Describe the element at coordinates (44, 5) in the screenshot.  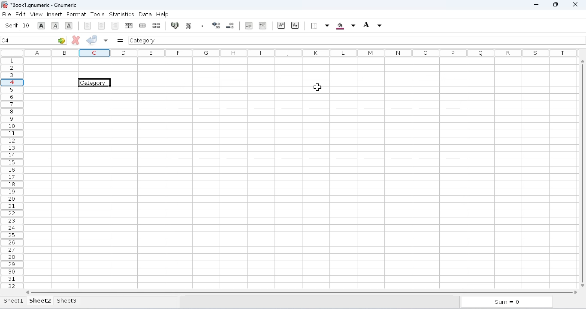
I see `title` at that location.